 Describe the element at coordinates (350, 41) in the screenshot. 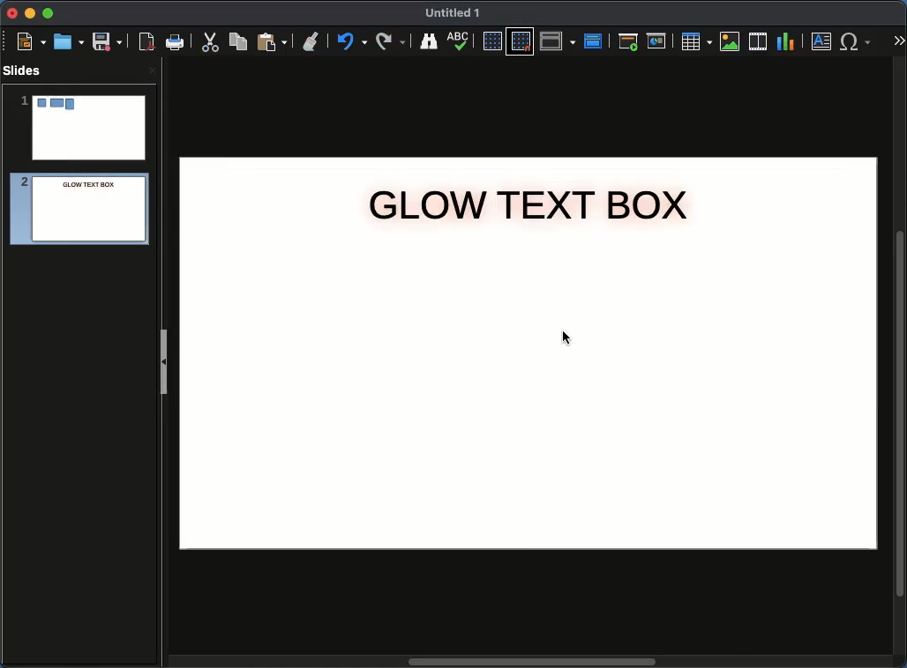

I see `Undo` at that location.